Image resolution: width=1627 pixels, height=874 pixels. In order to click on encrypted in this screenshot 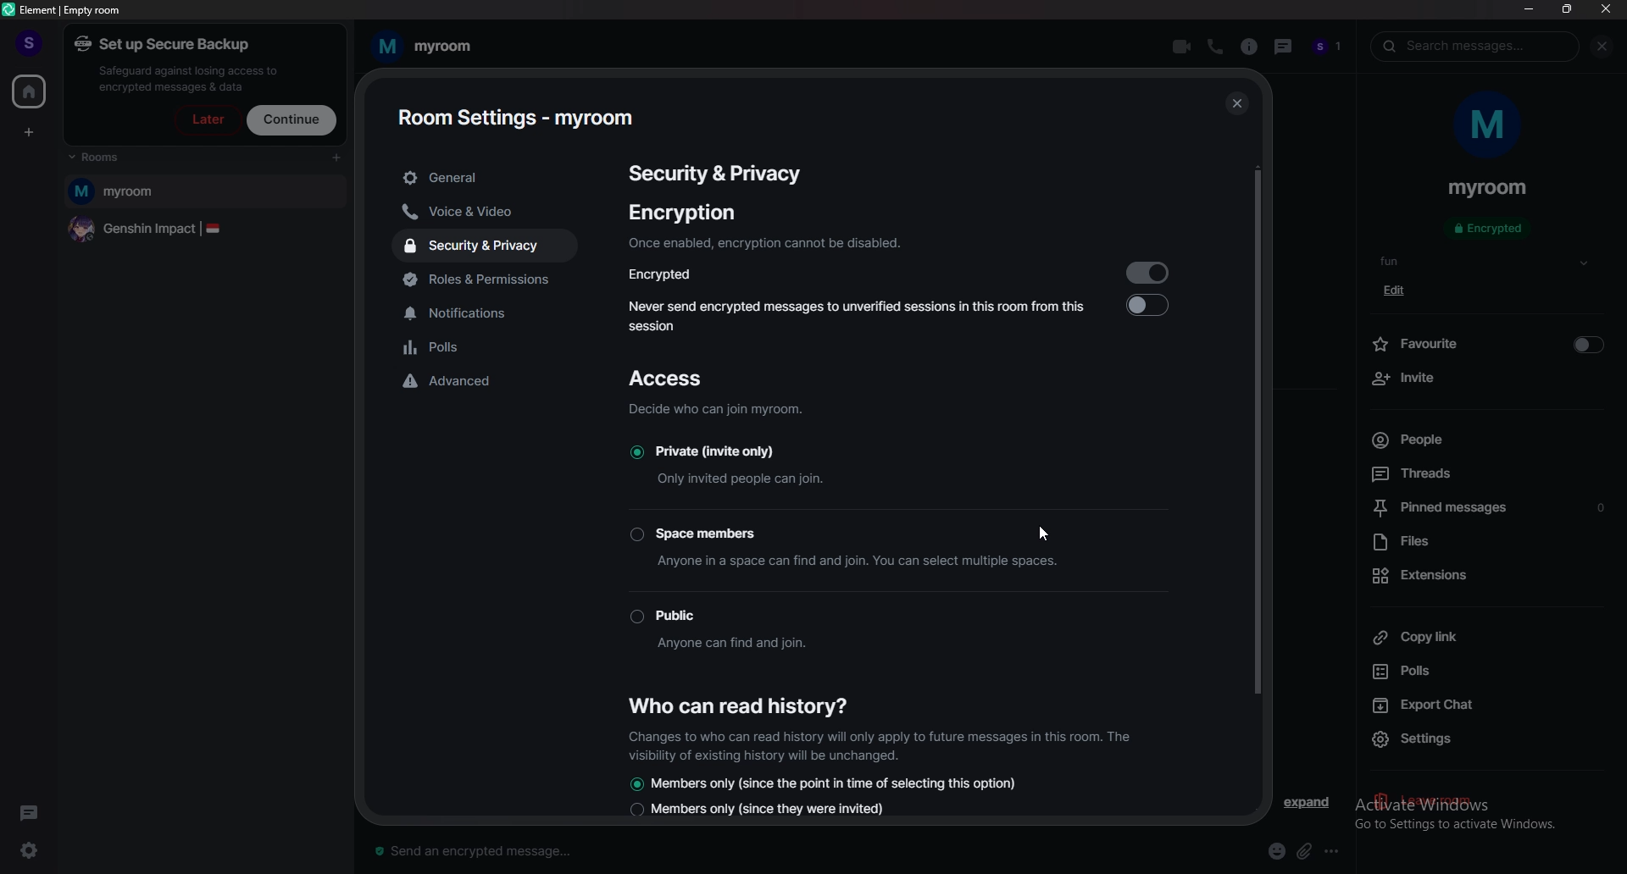, I will do `click(1152, 270)`.